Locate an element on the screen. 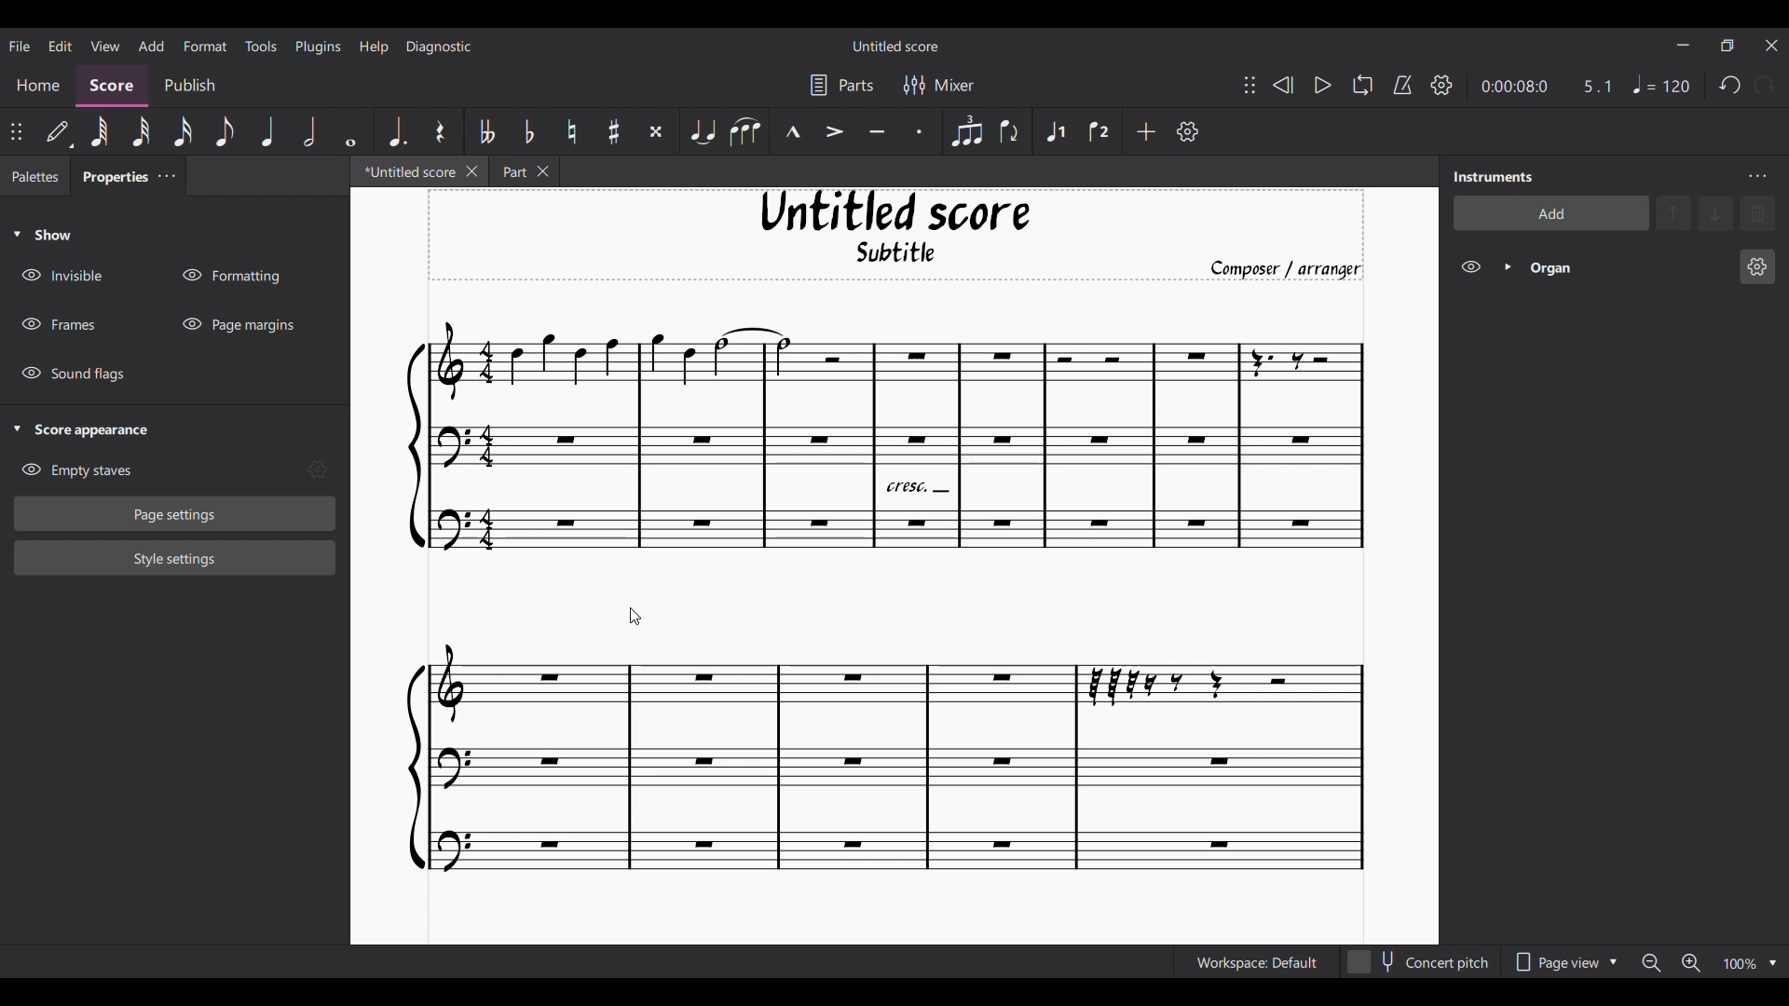 The width and height of the screenshot is (1789, 1006). Tenuto is located at coordinates (877, 132).